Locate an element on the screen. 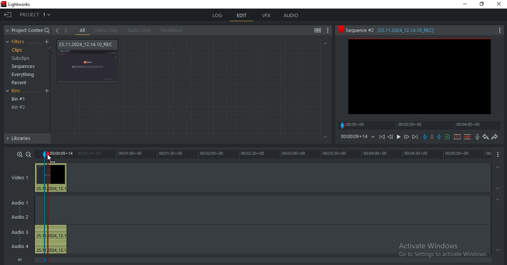  Forward is located at coordinates (407, 137).